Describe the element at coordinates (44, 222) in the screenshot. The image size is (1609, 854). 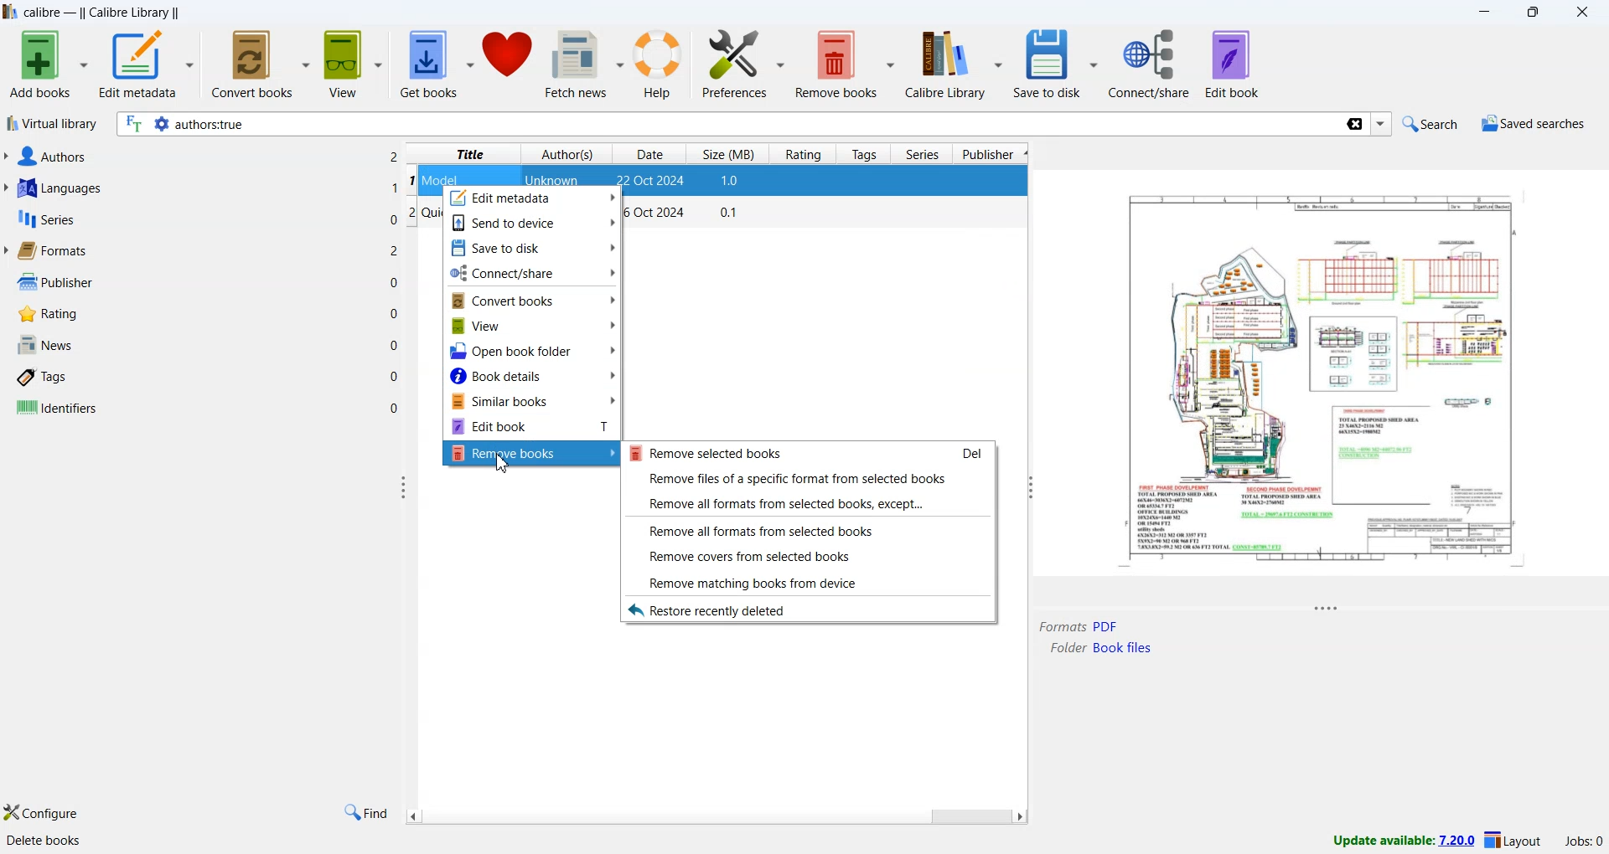
I see `series` at that location.